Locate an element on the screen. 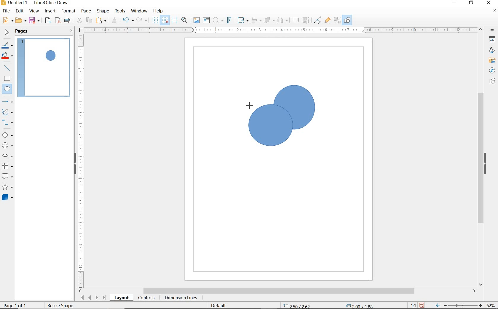 This screenshot has height=309, width=498. 3D OBJECTS is located at coordinates (7, 198).